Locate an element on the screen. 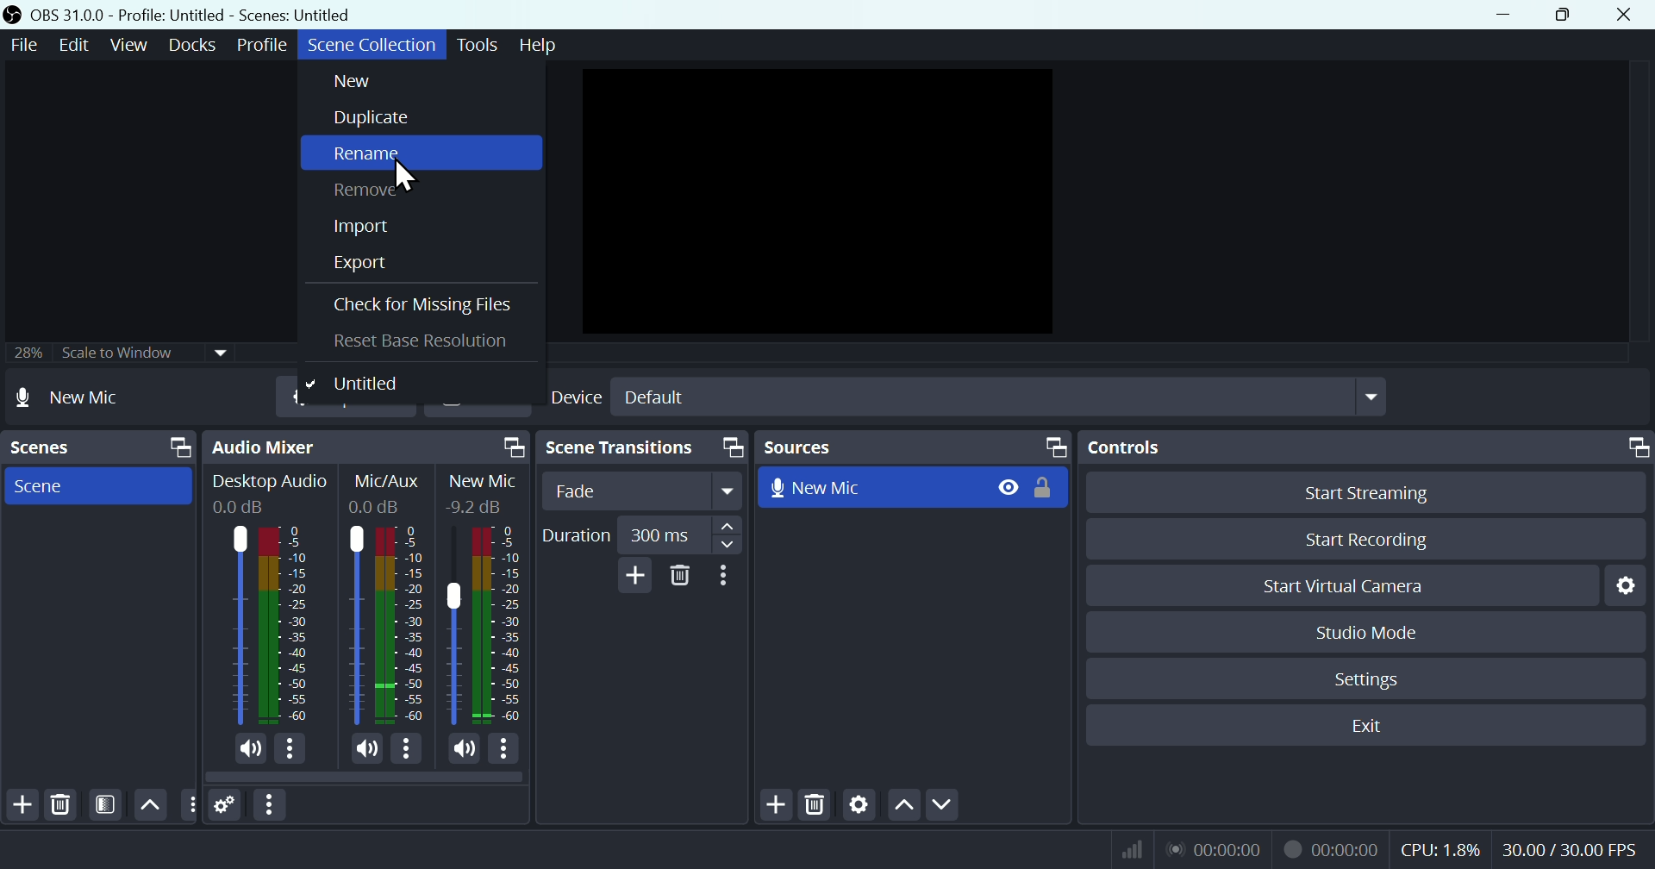 The width and height of the screenshot is (1655, 869). (un)mute is located at coordinates (465, 751).